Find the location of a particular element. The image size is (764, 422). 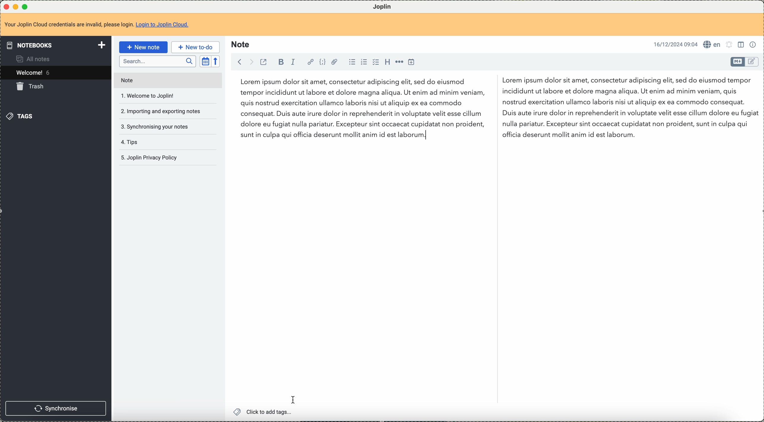

checkbox is located at coordinates (375, 62).